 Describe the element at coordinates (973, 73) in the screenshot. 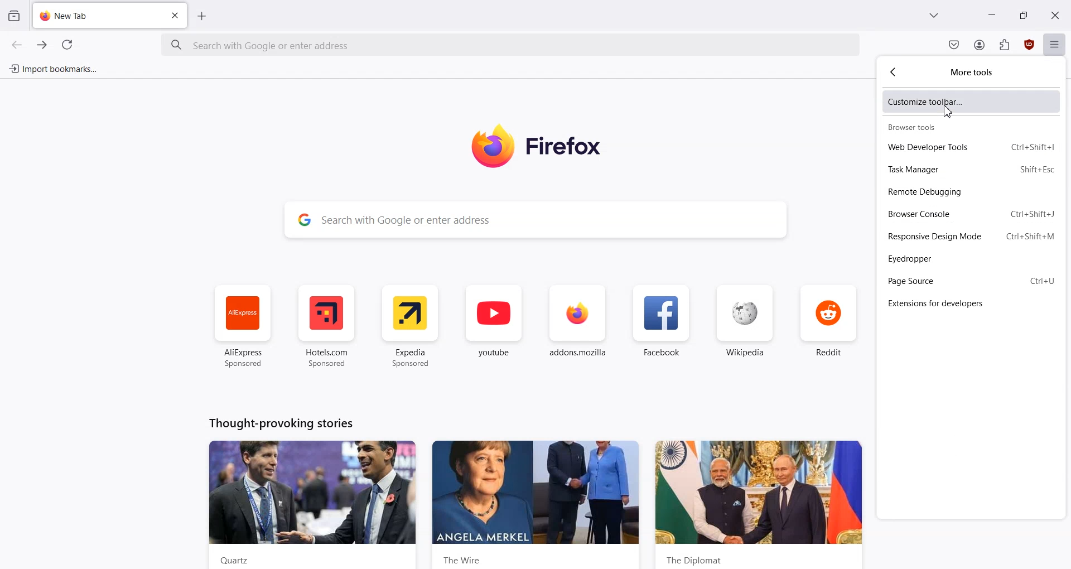

I see `More tools` at that location.